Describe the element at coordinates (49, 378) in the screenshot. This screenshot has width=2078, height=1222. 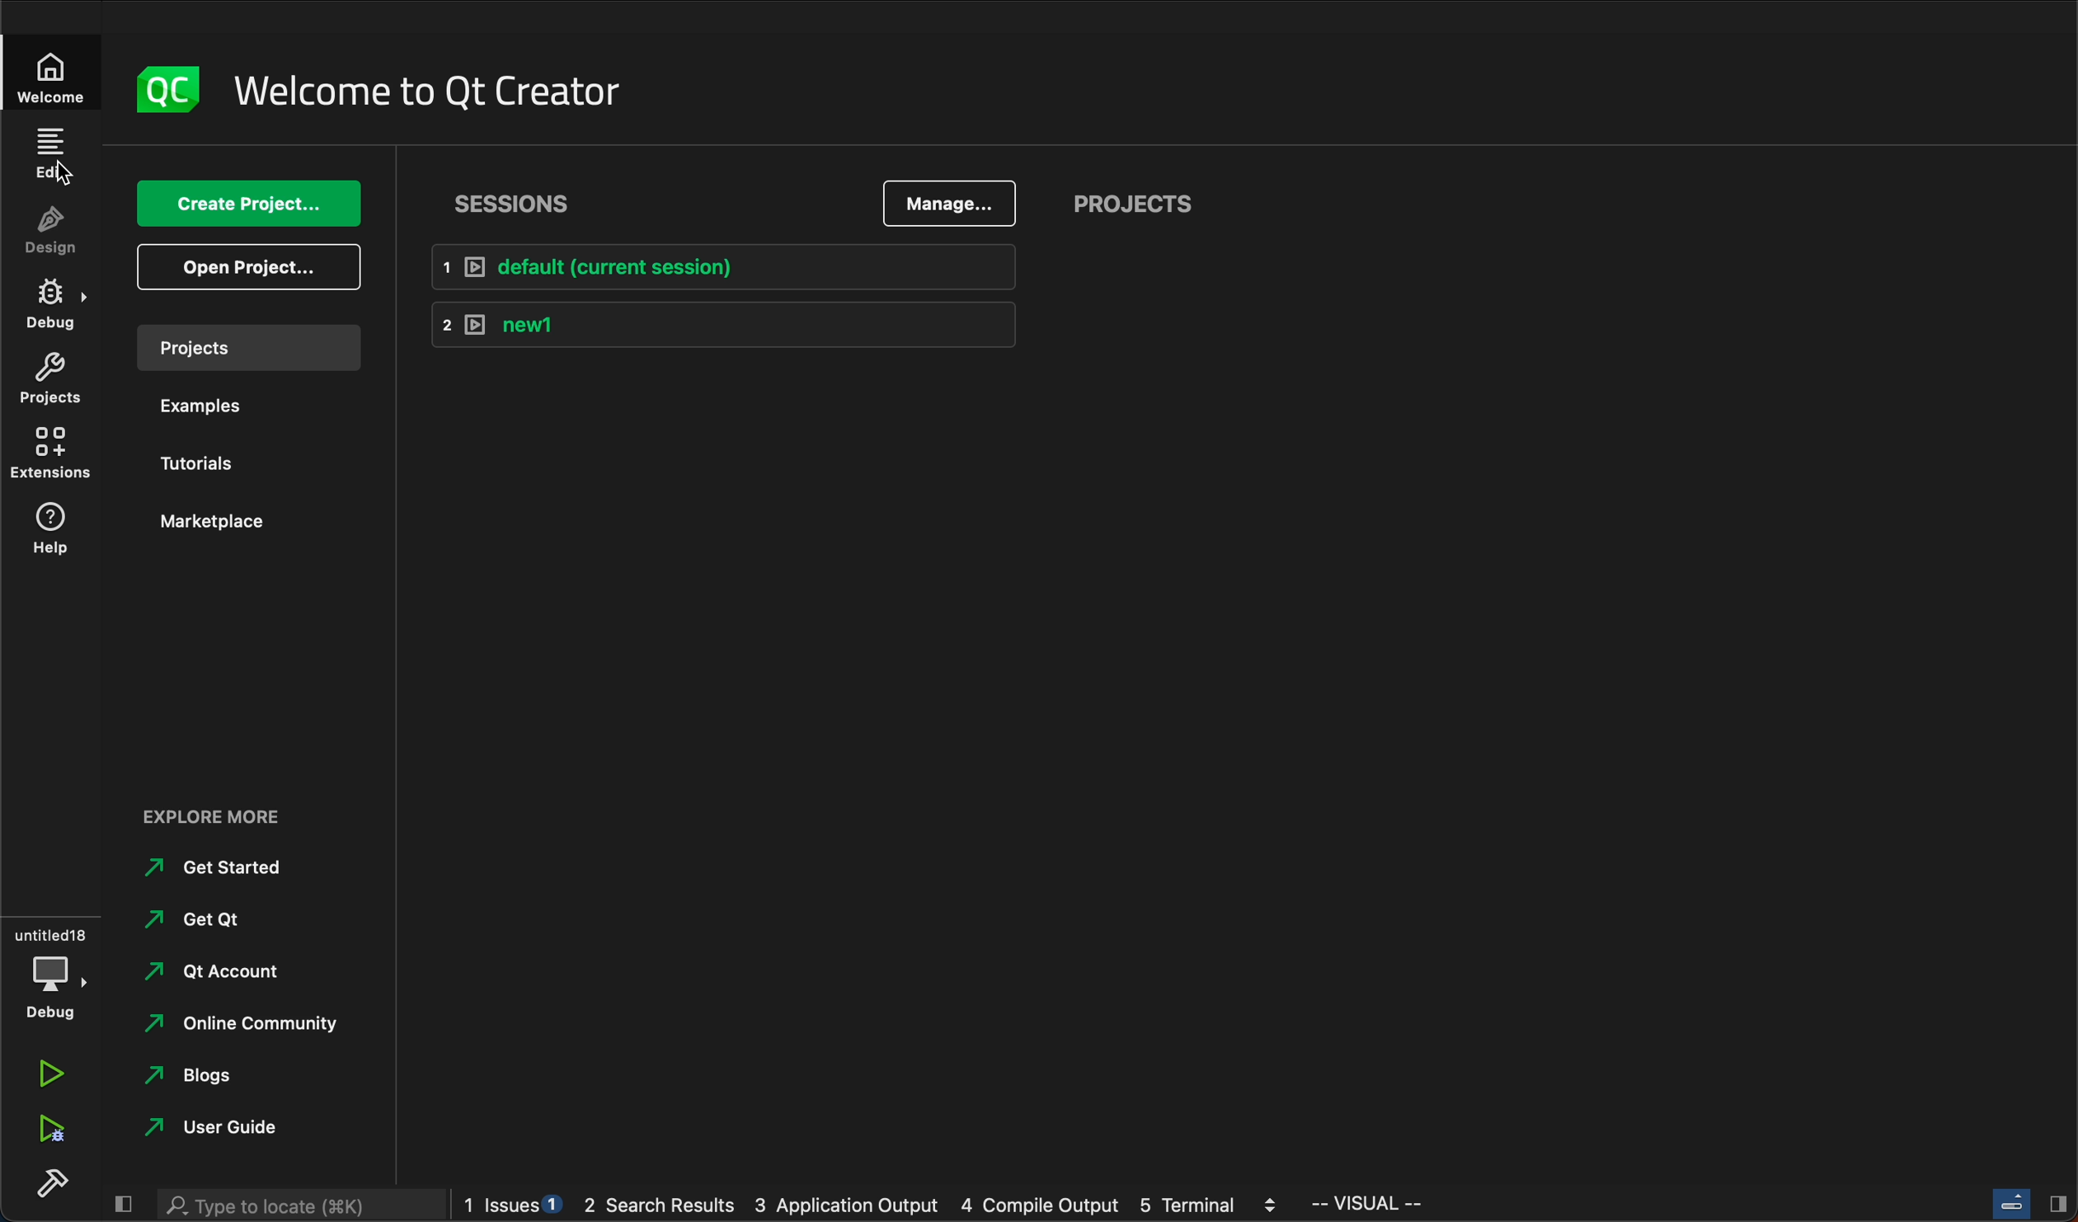
I see `project` at that location.